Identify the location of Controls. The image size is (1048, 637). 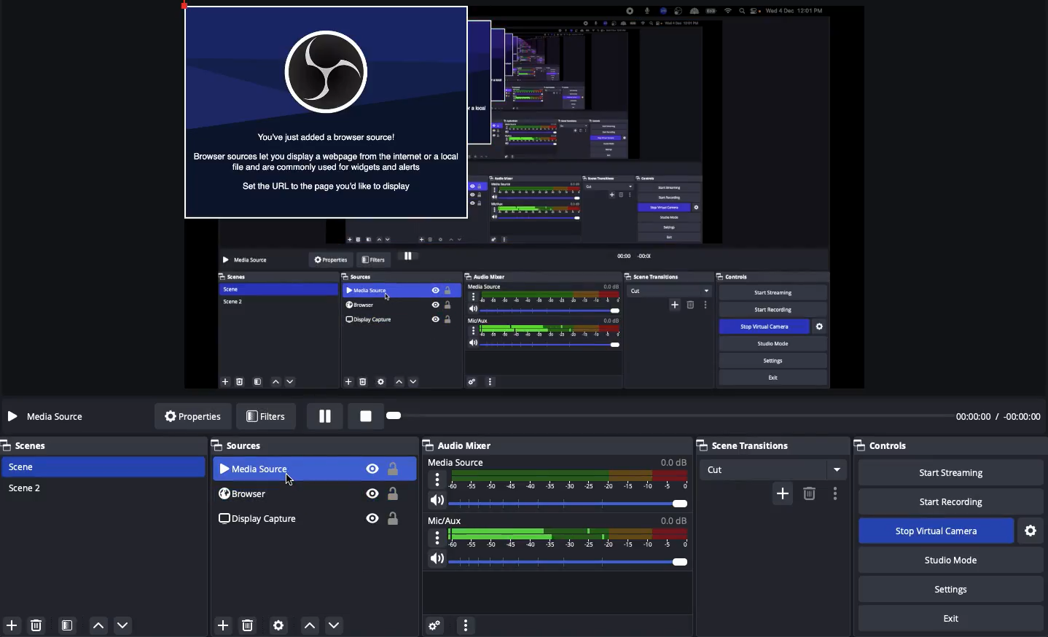
(889, 446).